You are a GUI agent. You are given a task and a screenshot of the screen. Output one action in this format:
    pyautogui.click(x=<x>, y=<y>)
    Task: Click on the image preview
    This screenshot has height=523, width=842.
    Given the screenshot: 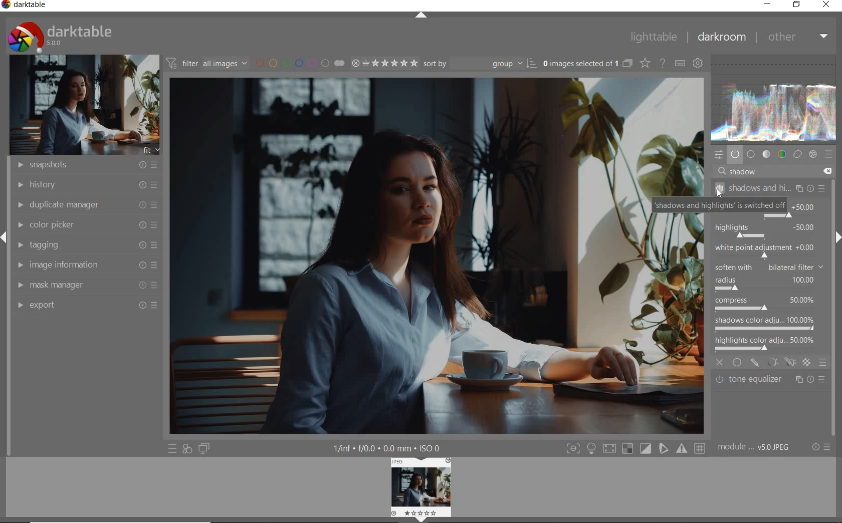 What is the action you would take?
    pyautogui.click(x=418, y=485)
    